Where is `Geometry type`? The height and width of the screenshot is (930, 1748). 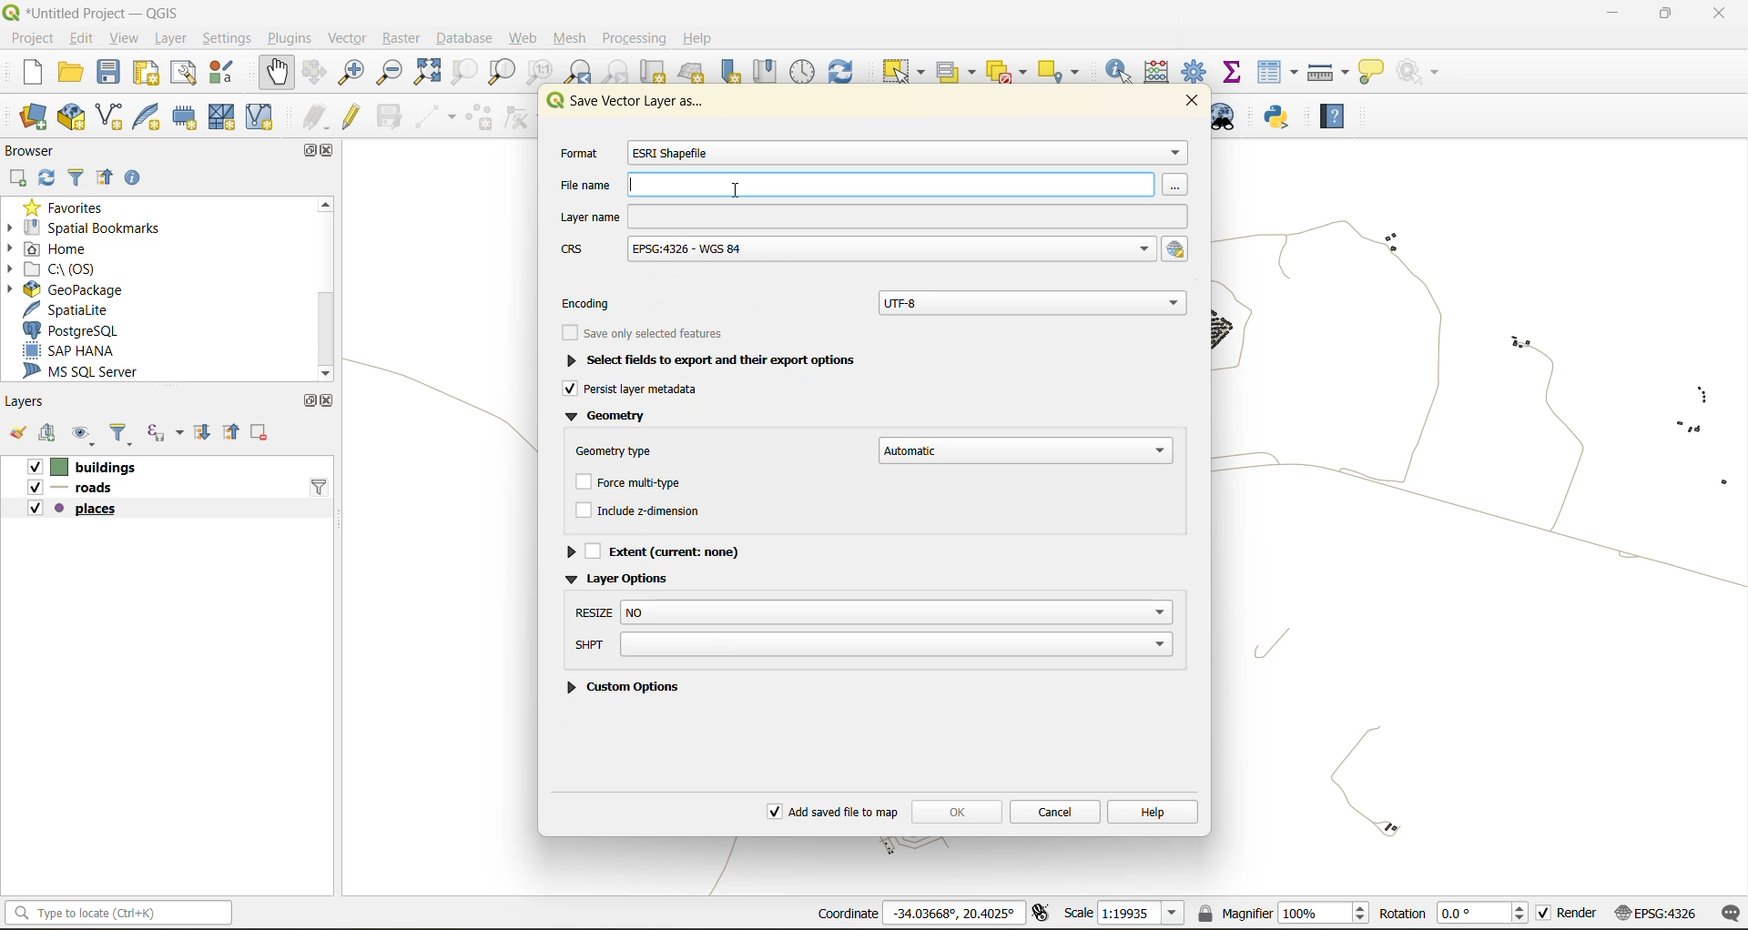
Geometry type is located at coordinates (621, 448).